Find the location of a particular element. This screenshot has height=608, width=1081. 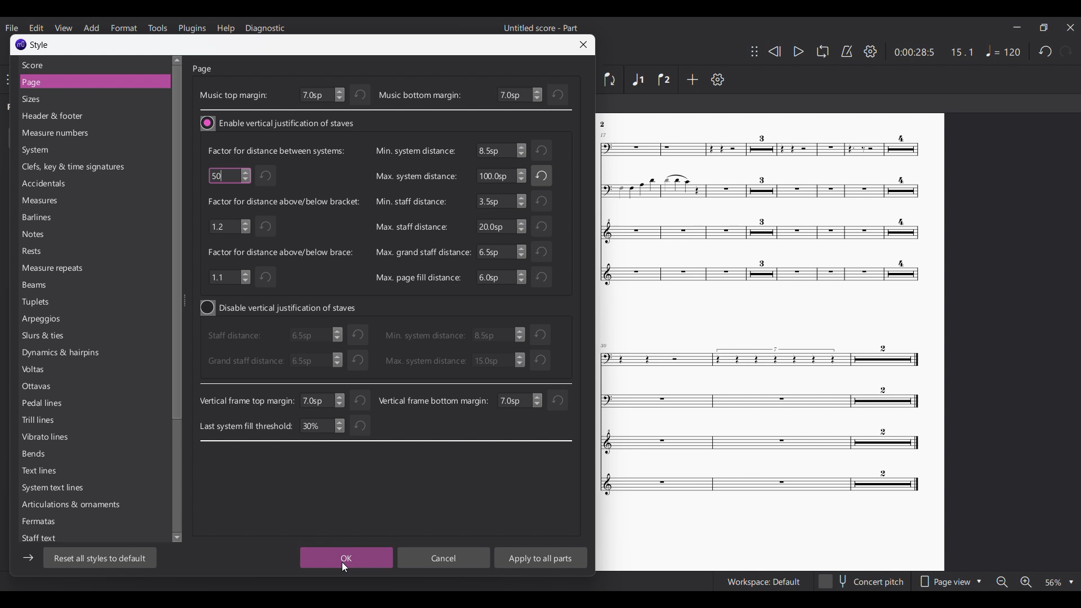

Undo is located at coordinates (542, 201).